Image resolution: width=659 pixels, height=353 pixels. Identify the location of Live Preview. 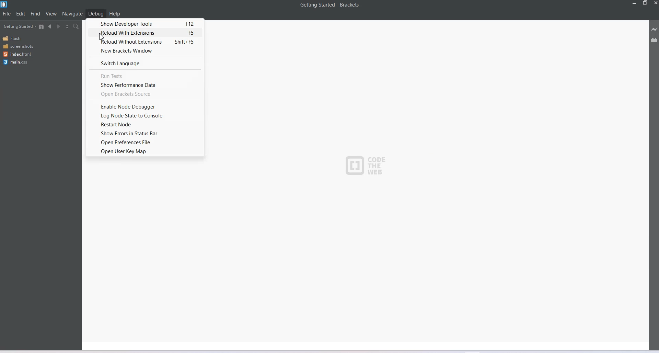
(654, 29).